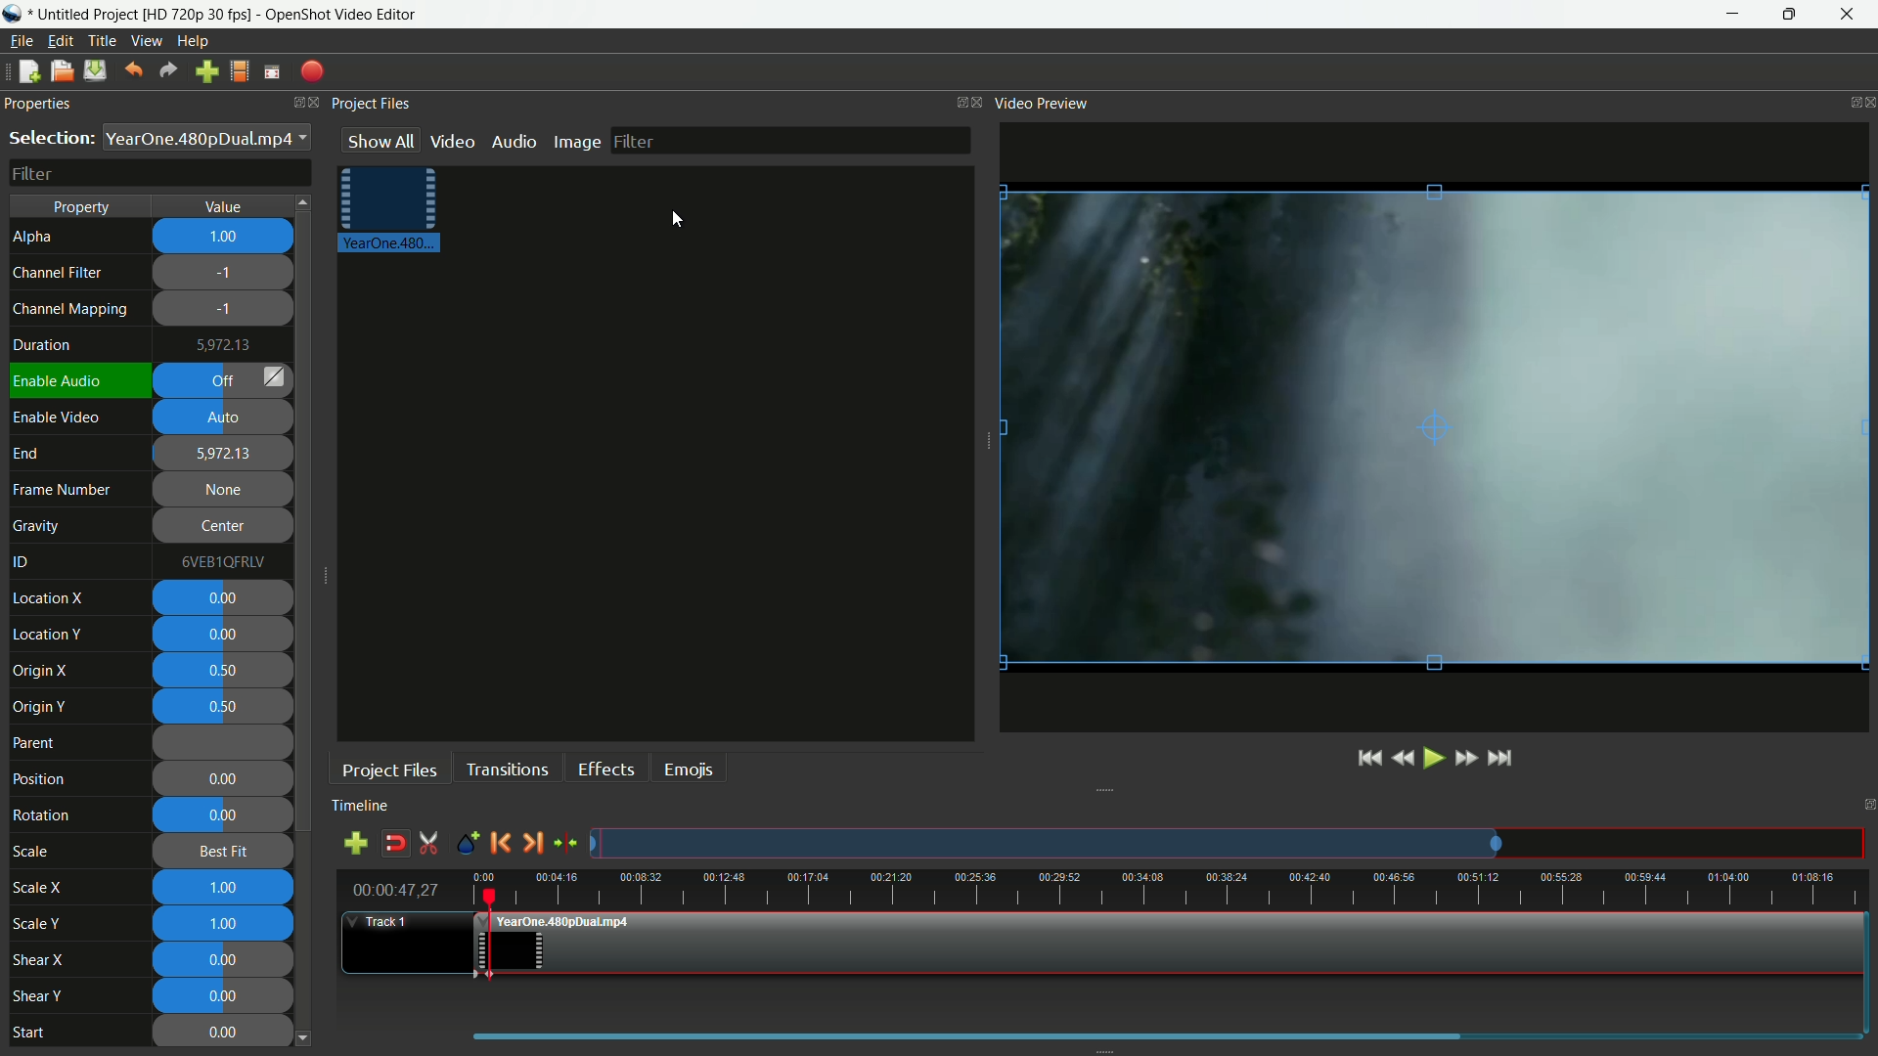 This screenshot has height=1056, width=1878. What do you see at coordinates (24, 563) in the screenshot?
I see `id` at bounding box center [24, 563].